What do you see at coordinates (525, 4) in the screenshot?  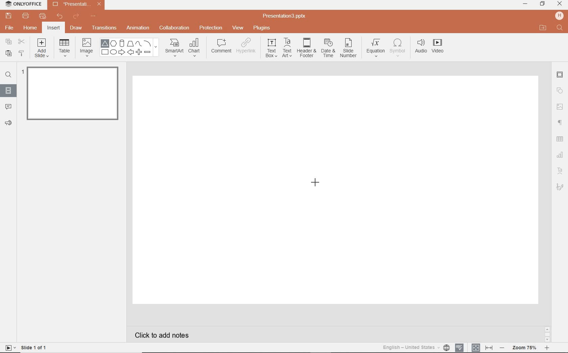 I see `MINIMIZE` at bounding box center [525, 4].